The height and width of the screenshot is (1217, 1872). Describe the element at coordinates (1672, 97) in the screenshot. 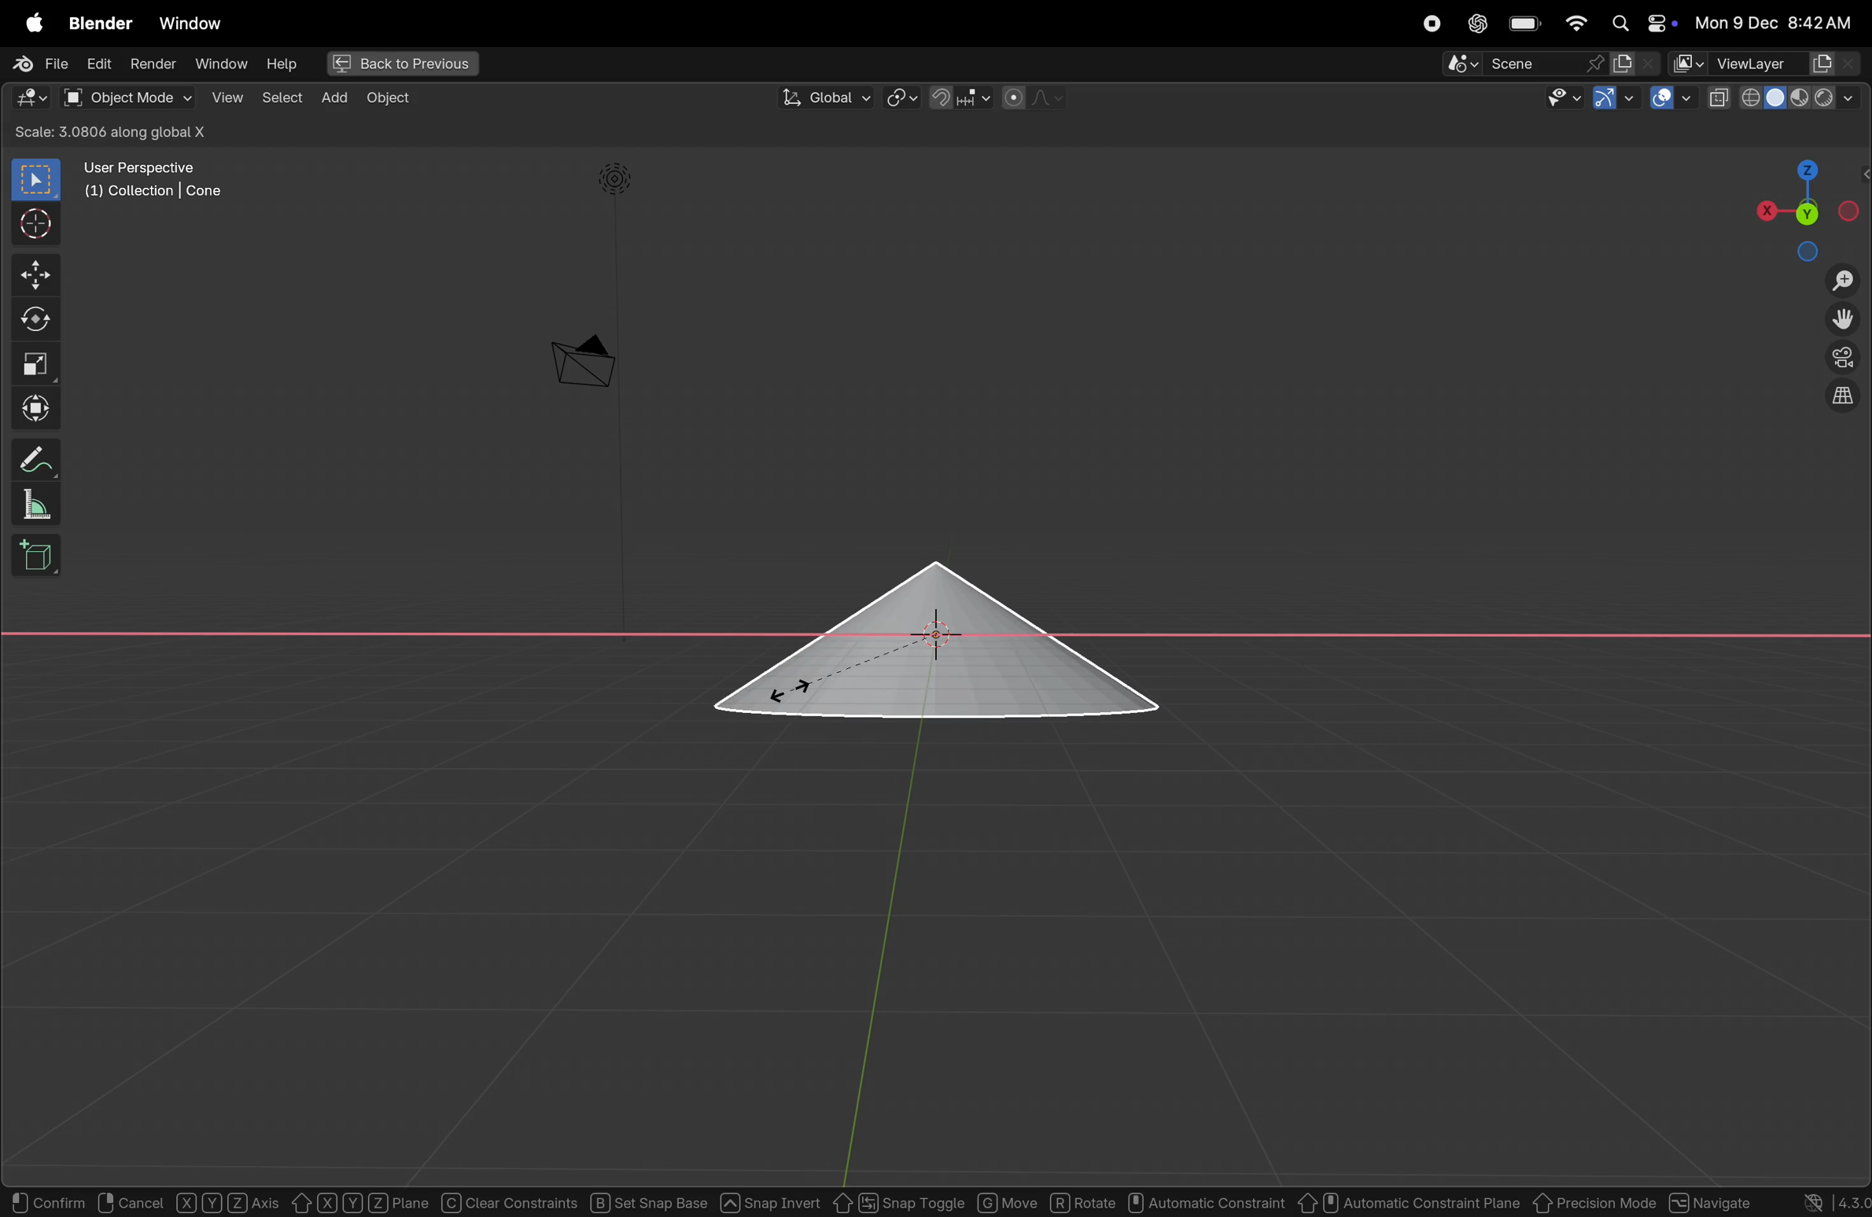

I see `show overlays` at that location.